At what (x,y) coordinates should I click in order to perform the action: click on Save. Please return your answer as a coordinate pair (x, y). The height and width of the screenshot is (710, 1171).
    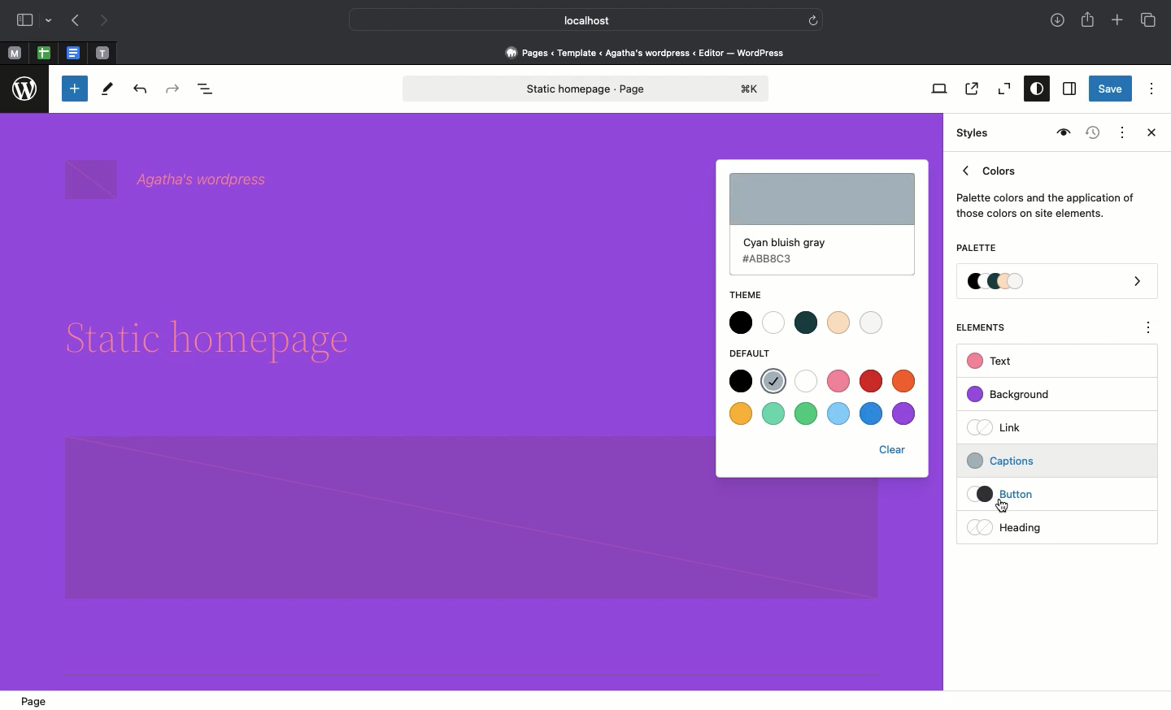
    Looking at the image, I should click on (1111, 90).